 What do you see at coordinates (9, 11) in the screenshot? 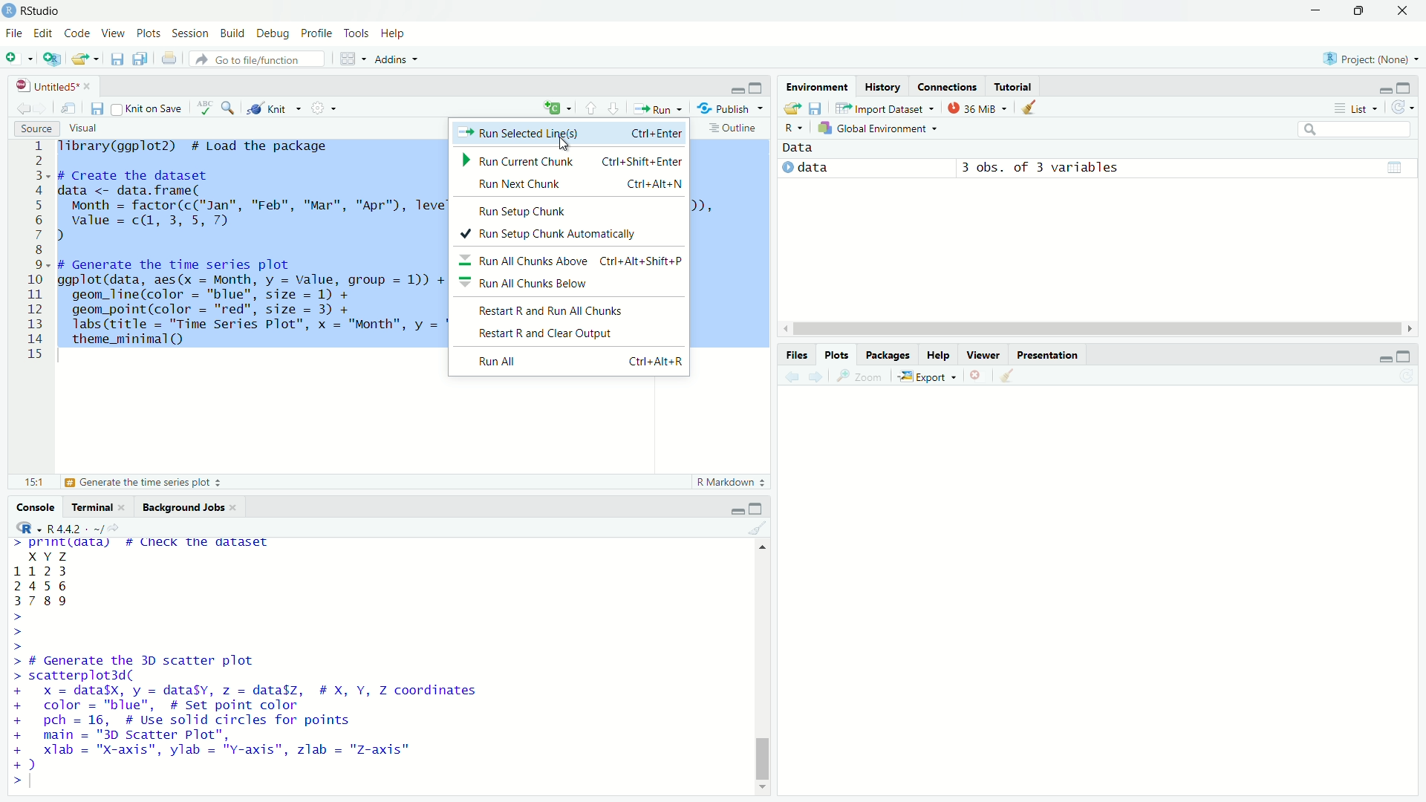
I see `logo` at bounding box center [9, 11].